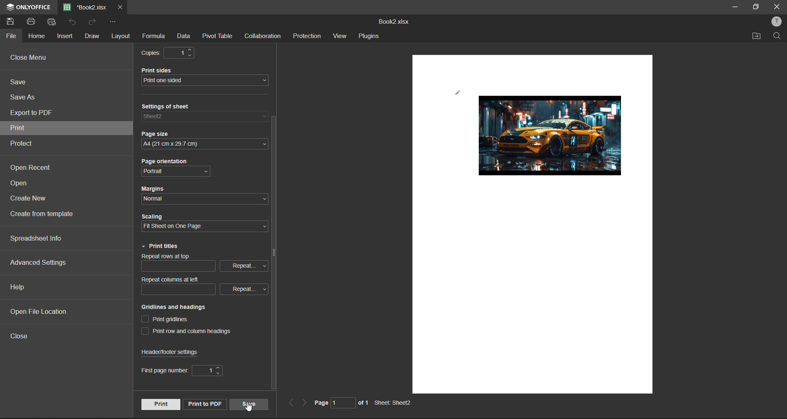 This screenshot has height=419, width=787. Describe the element at coordinates (21, 335) in the screenshot. I see `close` at that location.